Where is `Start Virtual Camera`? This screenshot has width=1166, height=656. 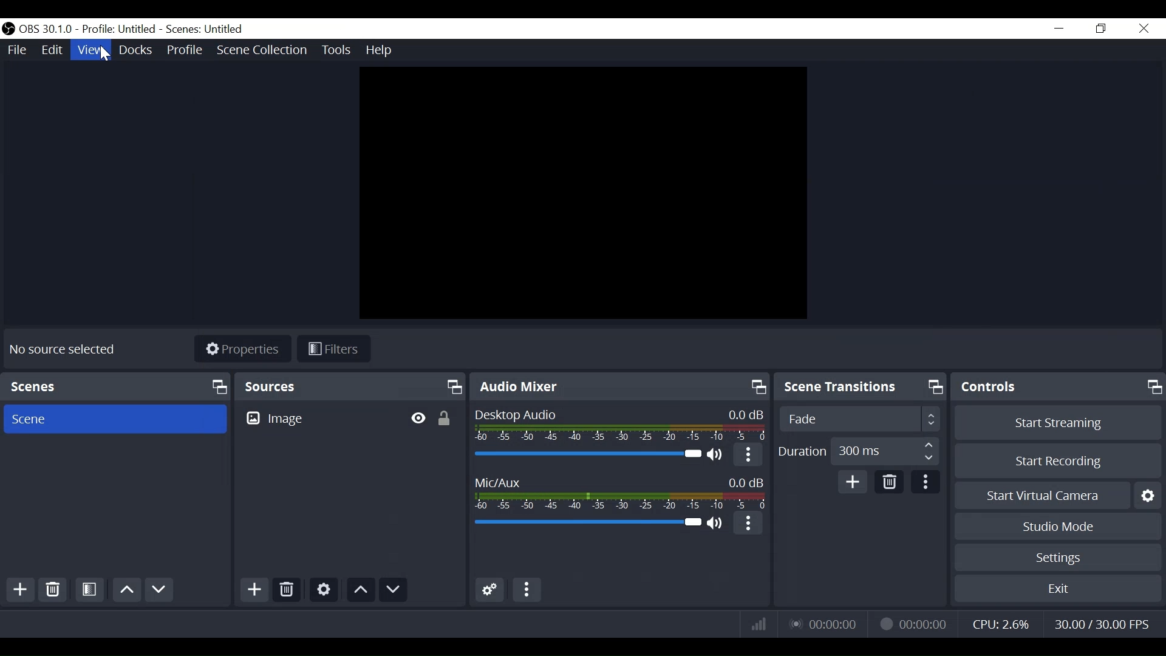 Start Virtual Camera is located at coordinates (1057, 497).